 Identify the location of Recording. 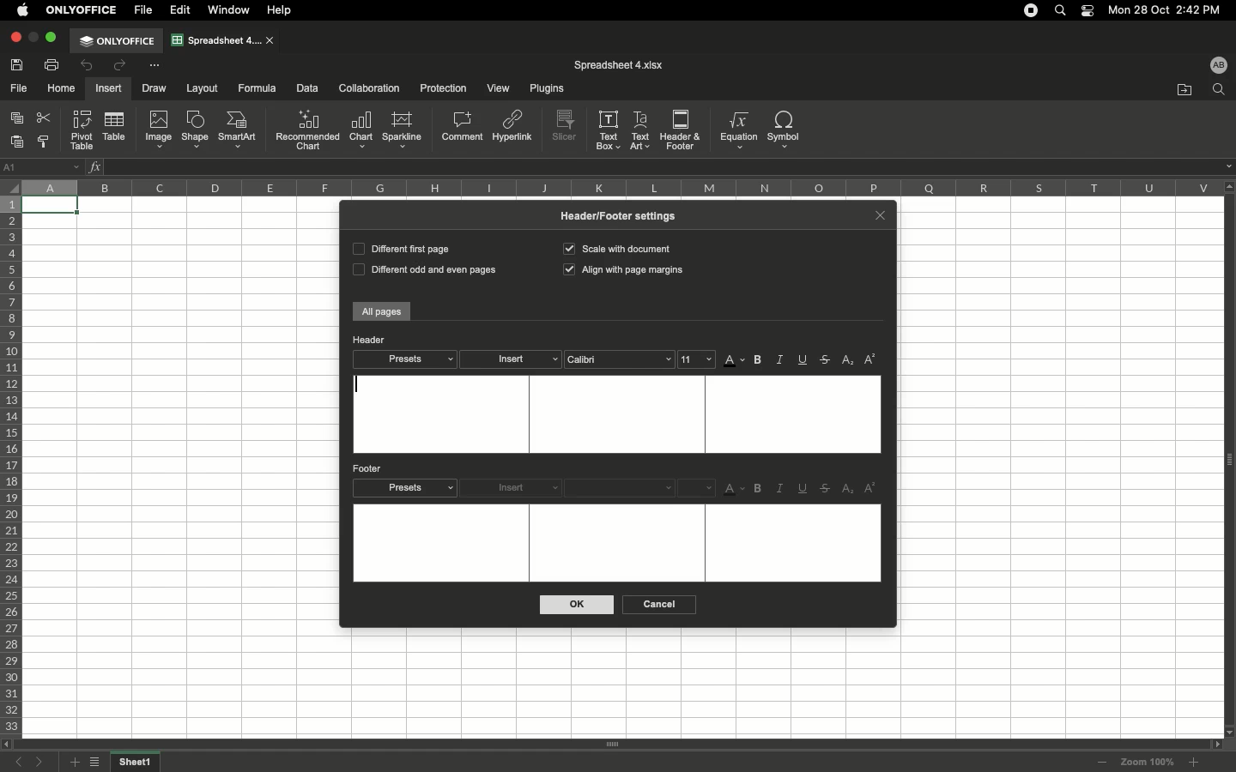
(1031, 10).